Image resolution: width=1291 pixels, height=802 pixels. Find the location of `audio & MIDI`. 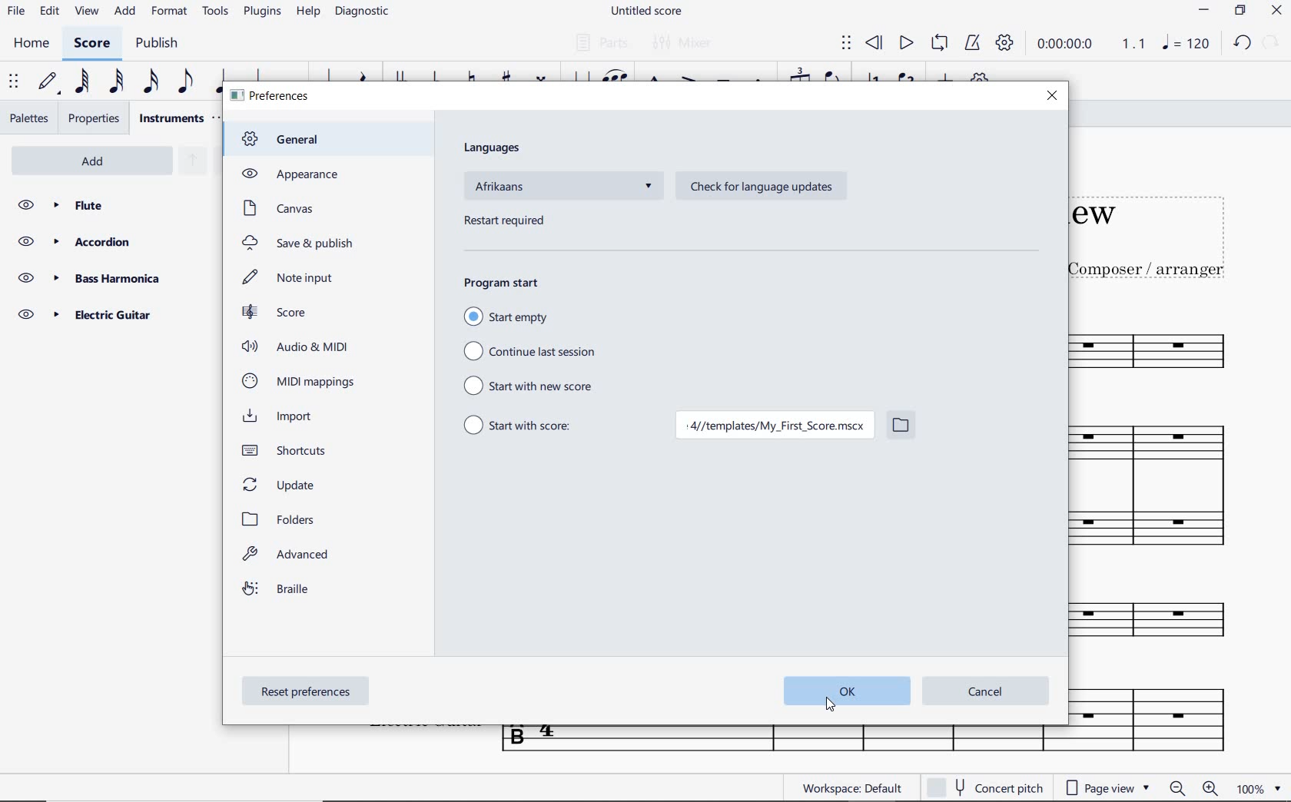

audio & MIDI is located at coordinates (299, 346).